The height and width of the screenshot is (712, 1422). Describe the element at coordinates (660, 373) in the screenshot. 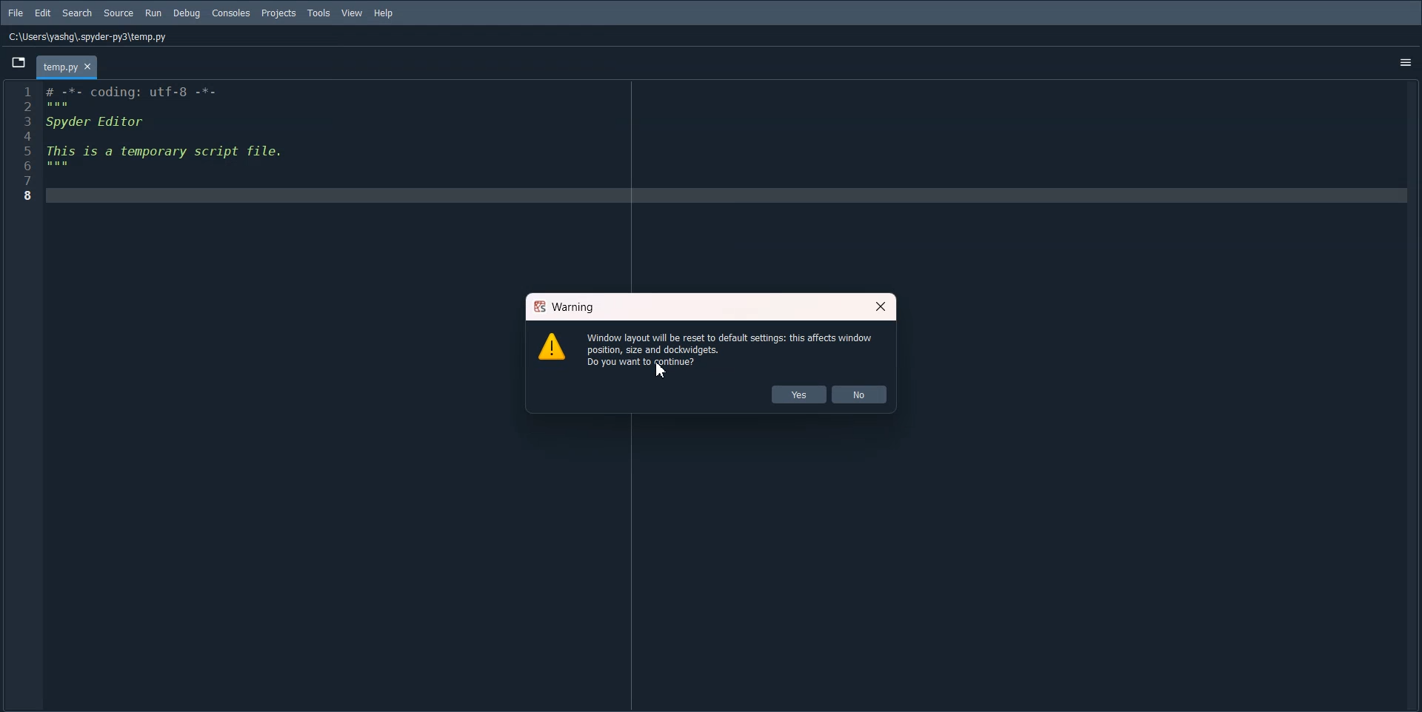

I see `cursor` at that location.